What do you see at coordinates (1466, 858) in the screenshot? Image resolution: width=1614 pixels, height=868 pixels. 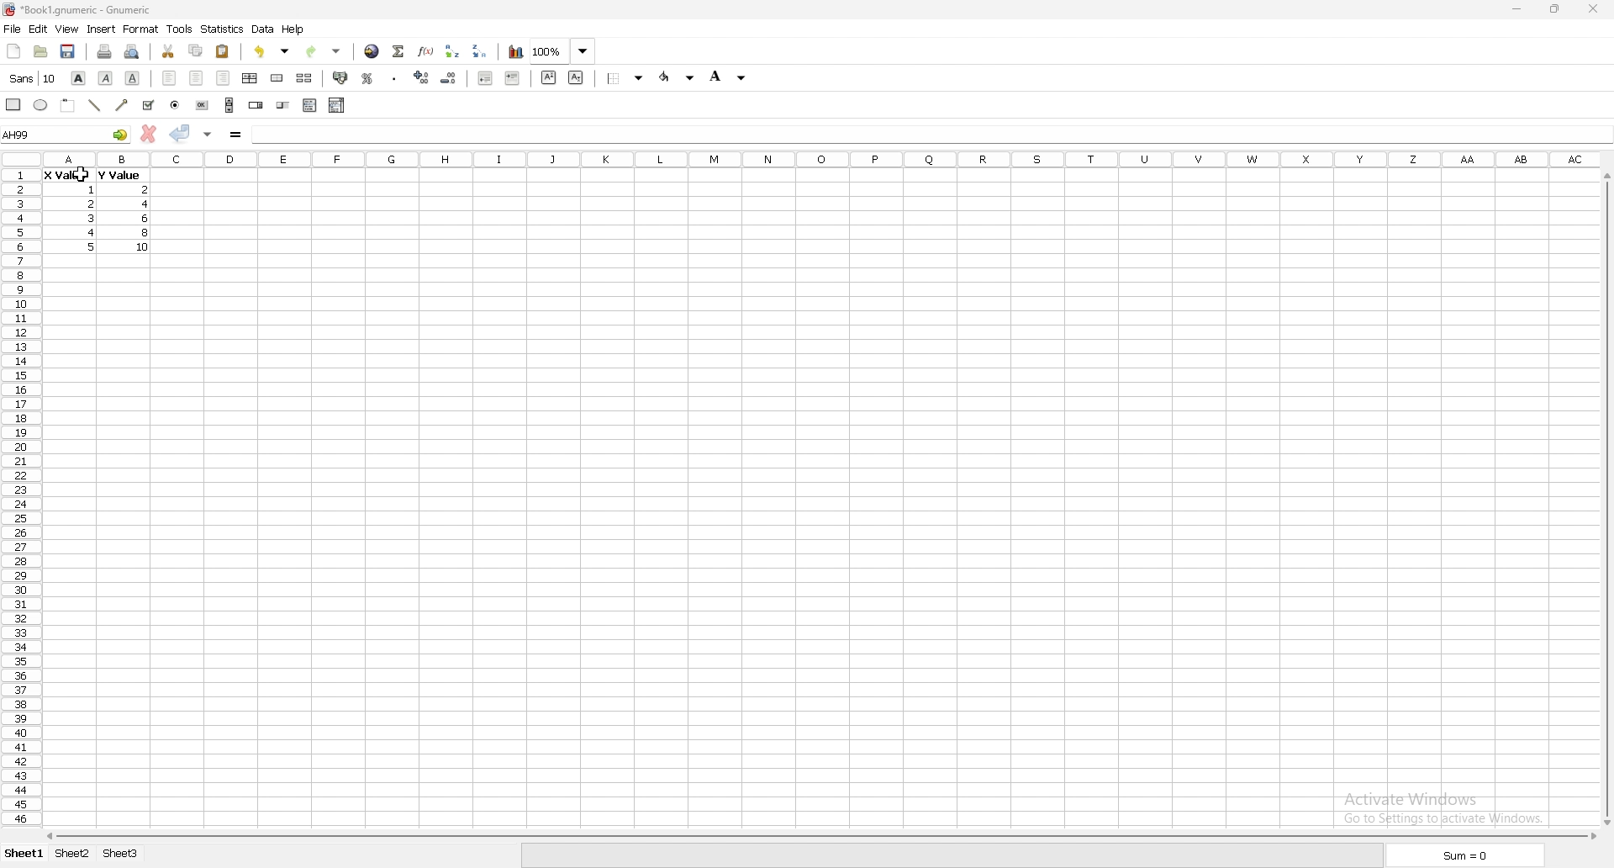 I see `sum` at bounding box center [1466, 858].